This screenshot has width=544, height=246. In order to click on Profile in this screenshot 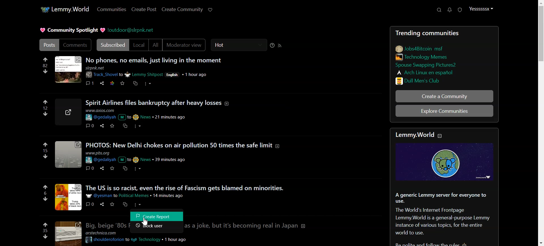, I will do `click(481, 9)`.